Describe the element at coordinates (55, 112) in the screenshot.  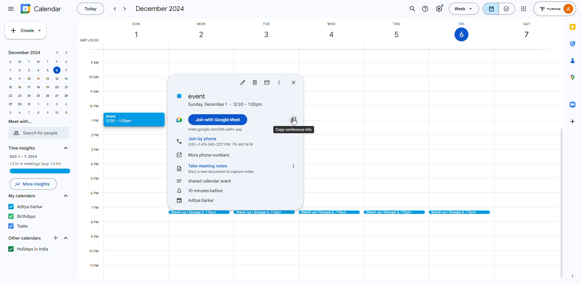
I see `10` at that location.